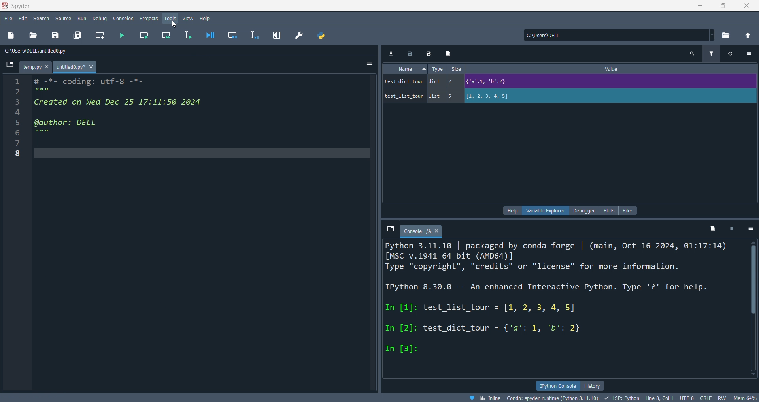 The height and width of the screenshot is (402, 759). I want to click on scrollbar, so click(752, 310).